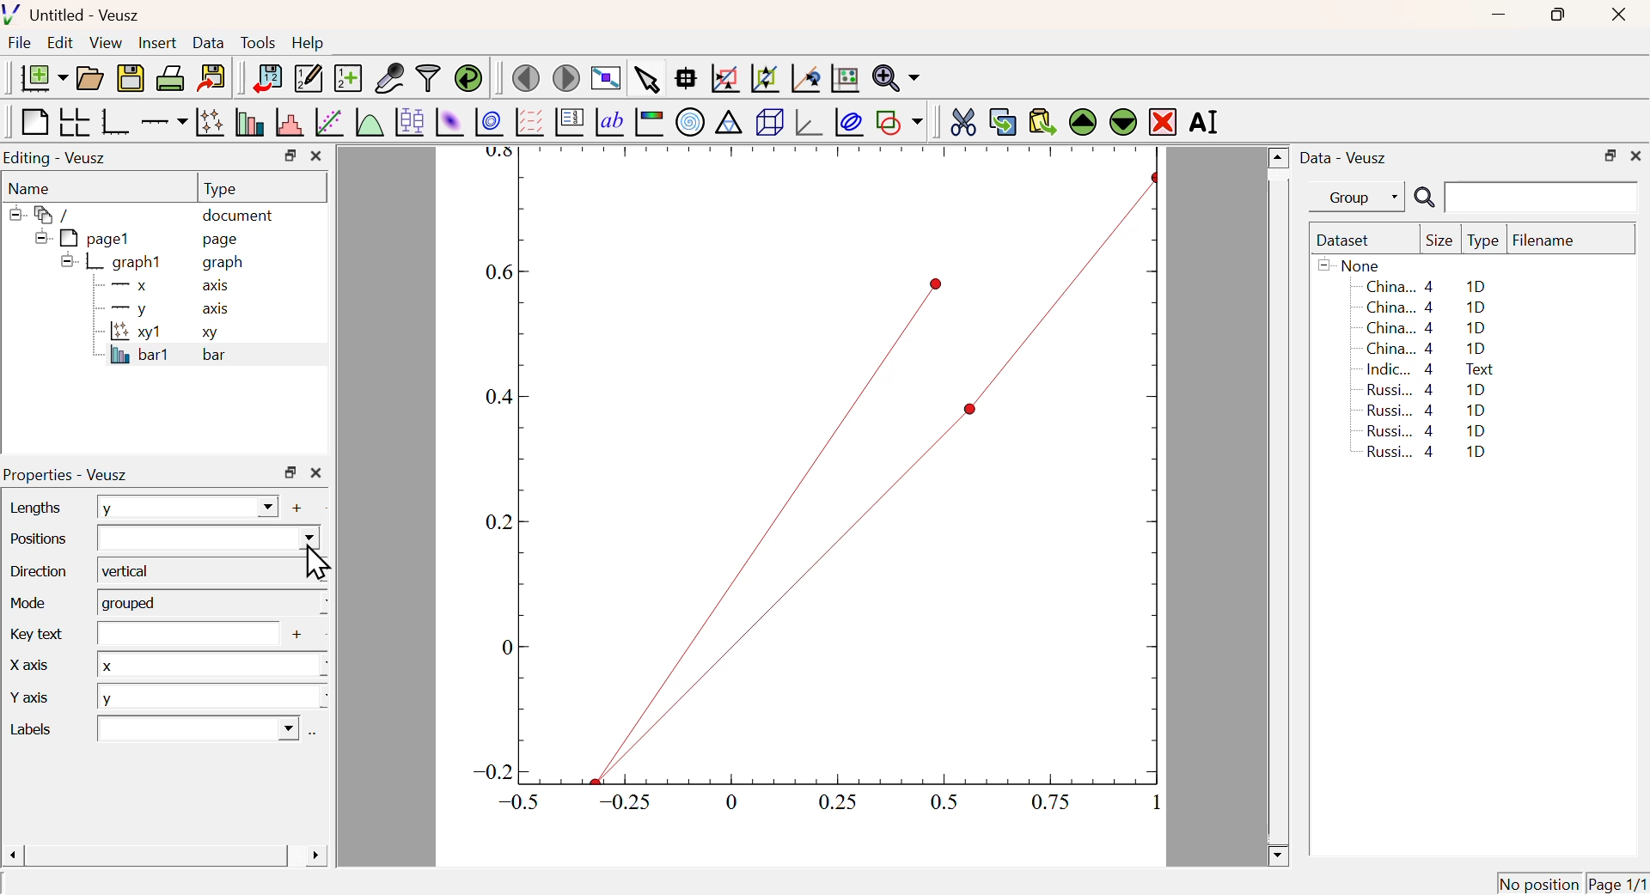 The width and height of the screenshot is (1650, 895). Describe the element at coordinates (1164, 123) in the screenshot. I see `Remove` at that location.